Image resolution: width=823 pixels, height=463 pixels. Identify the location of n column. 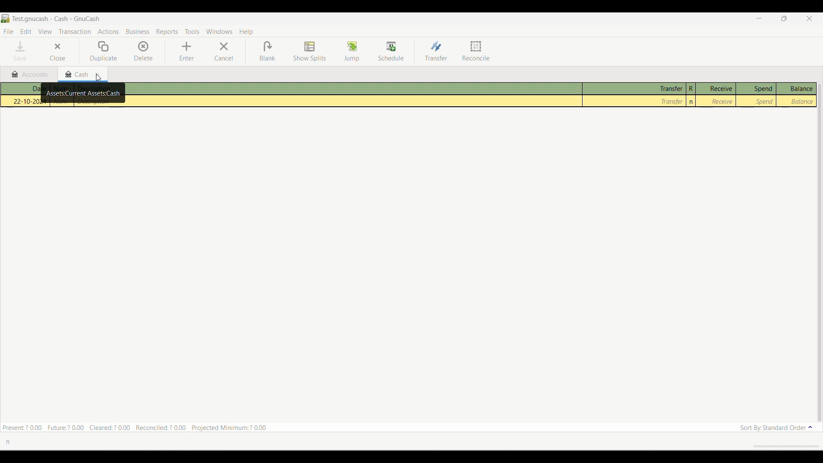
(692, 102).